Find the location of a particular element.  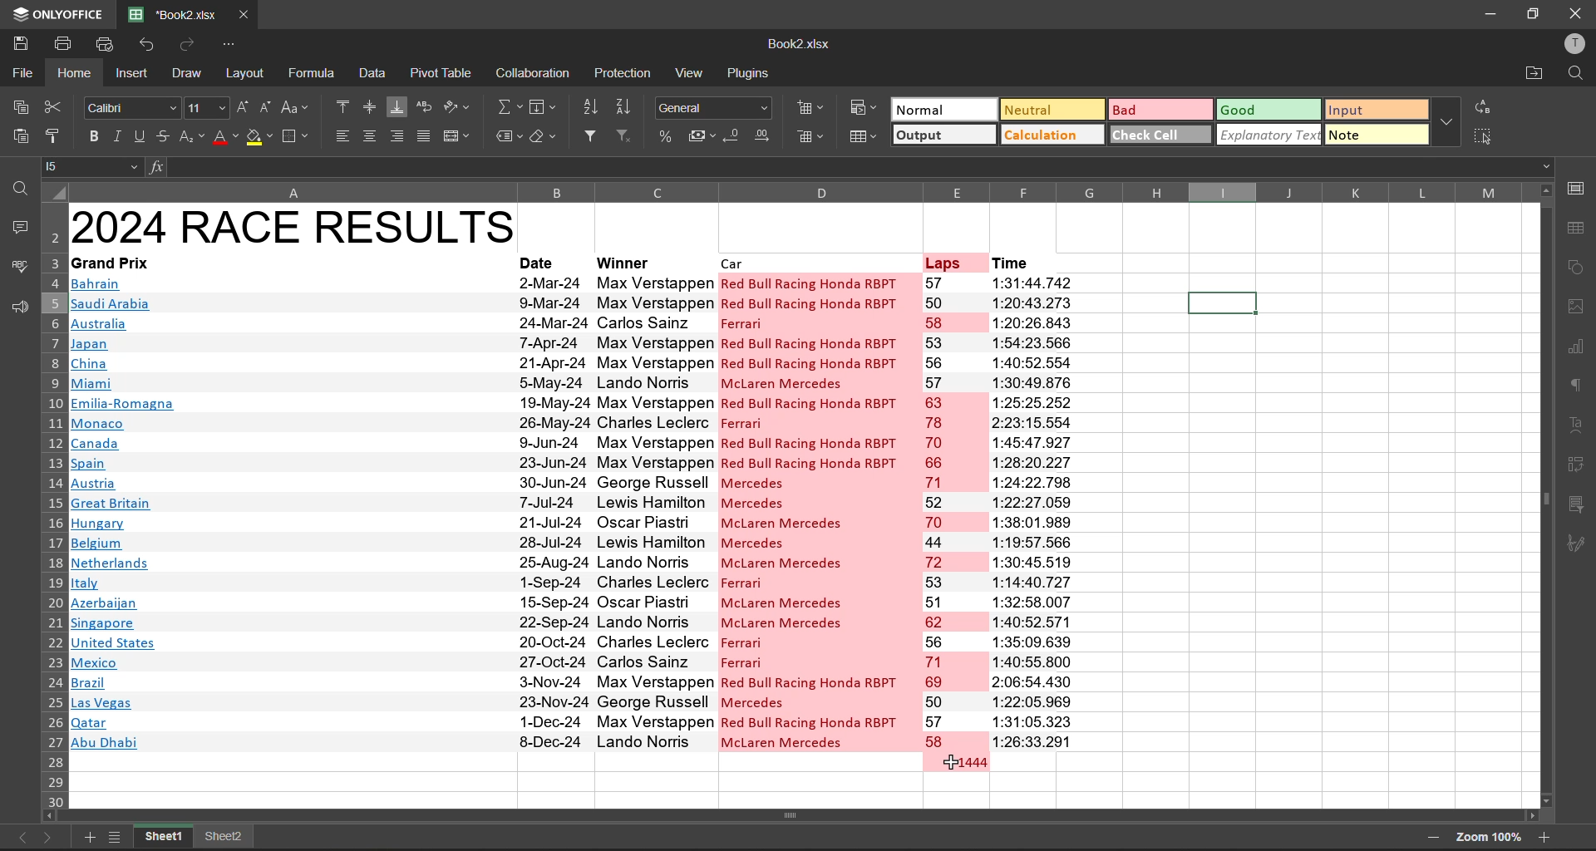

zoom out is located at coordinates (1435, 838).